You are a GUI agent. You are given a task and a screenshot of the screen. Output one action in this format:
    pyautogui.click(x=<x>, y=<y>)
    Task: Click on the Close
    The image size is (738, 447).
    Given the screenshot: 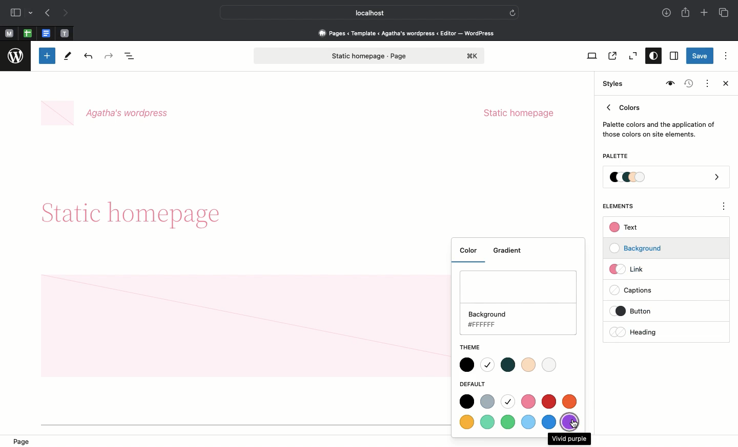 What is the action you would take?
    pyautogui.click(x=724, y=84)
    